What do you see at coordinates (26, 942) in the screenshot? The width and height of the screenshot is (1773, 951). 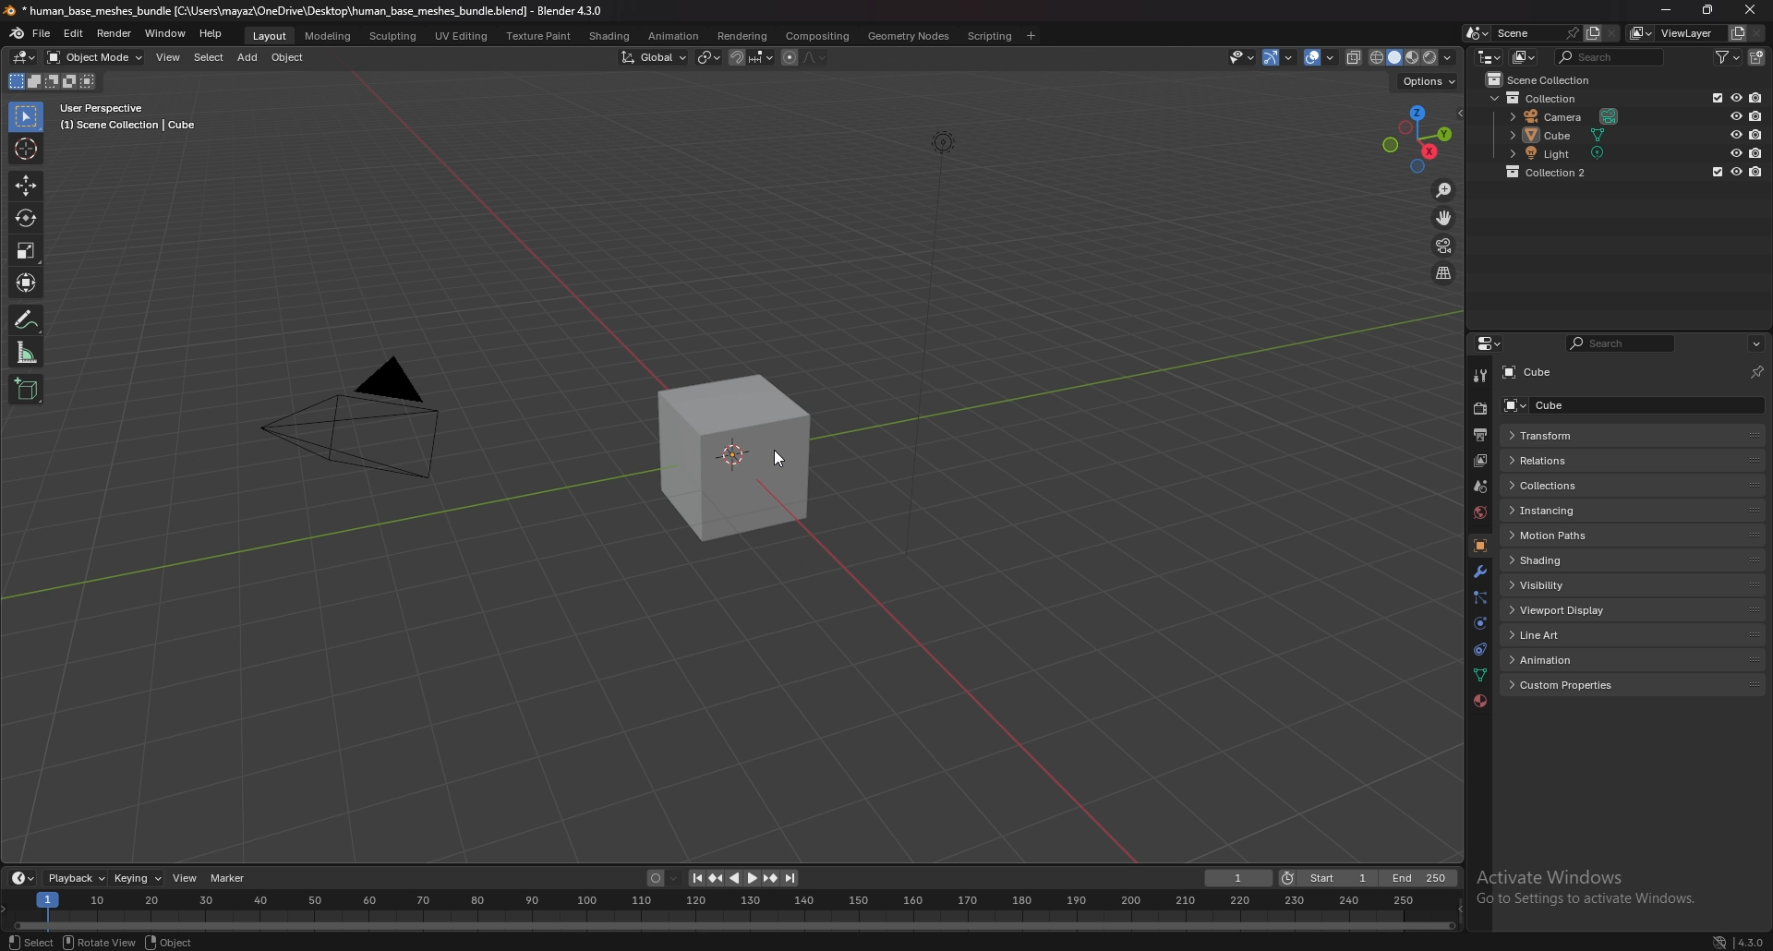 I see `object` at bounding box center [26, 942].